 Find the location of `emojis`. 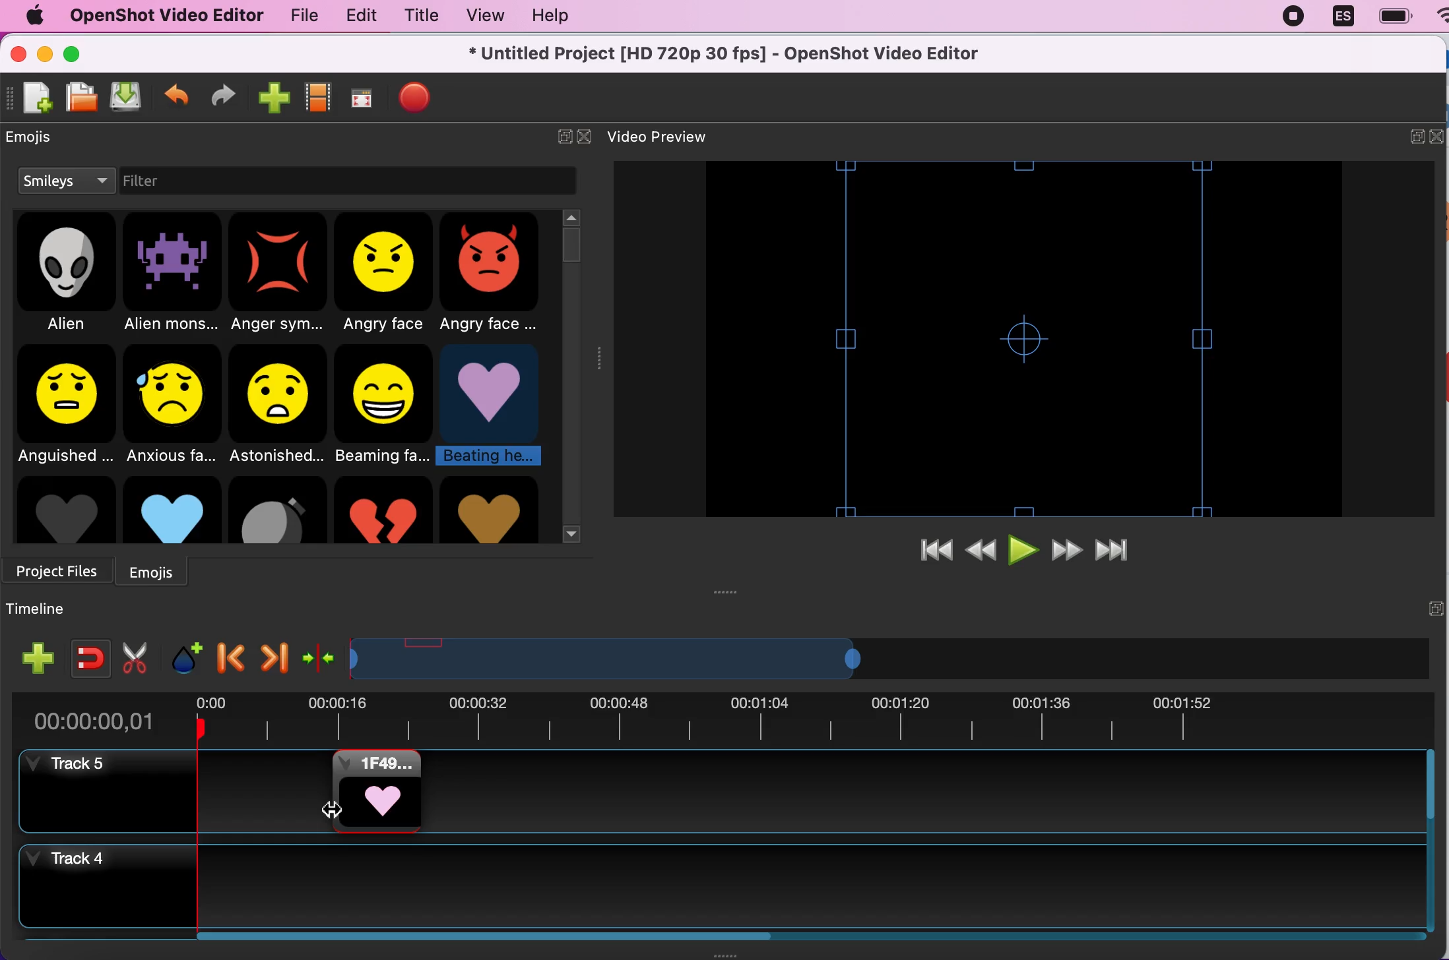

emojis is located at coordinates (160, 570).